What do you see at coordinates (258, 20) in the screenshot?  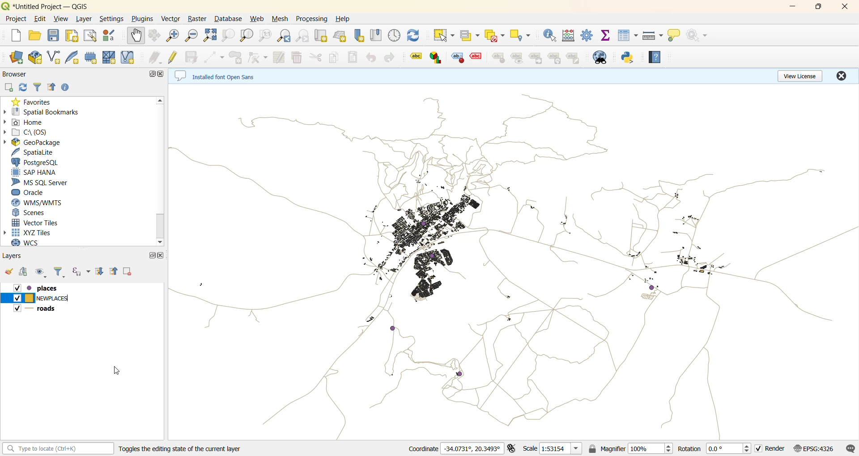 I see `web` at bounding box center [258, 20].